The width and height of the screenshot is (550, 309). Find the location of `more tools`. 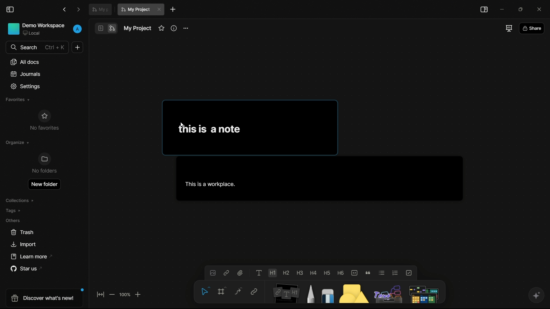

more tools is located at coordinates (424, 292).